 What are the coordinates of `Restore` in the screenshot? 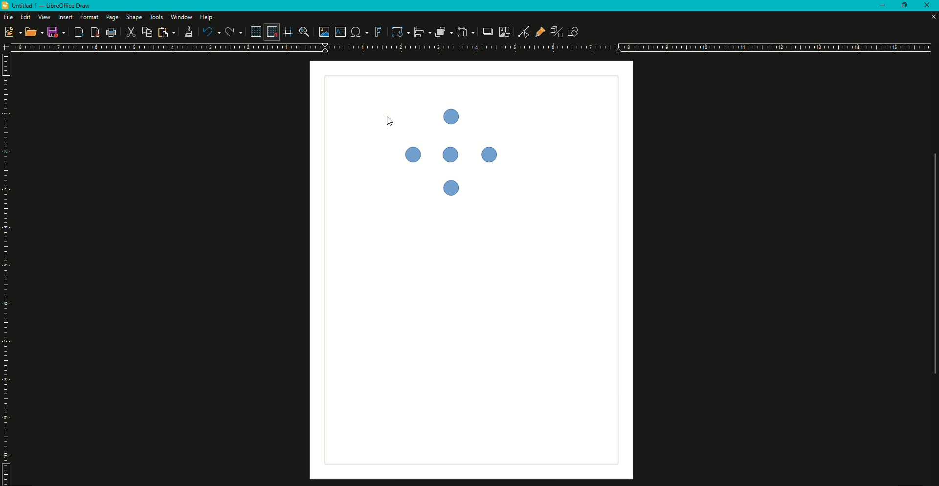 It's located at (903, 6).